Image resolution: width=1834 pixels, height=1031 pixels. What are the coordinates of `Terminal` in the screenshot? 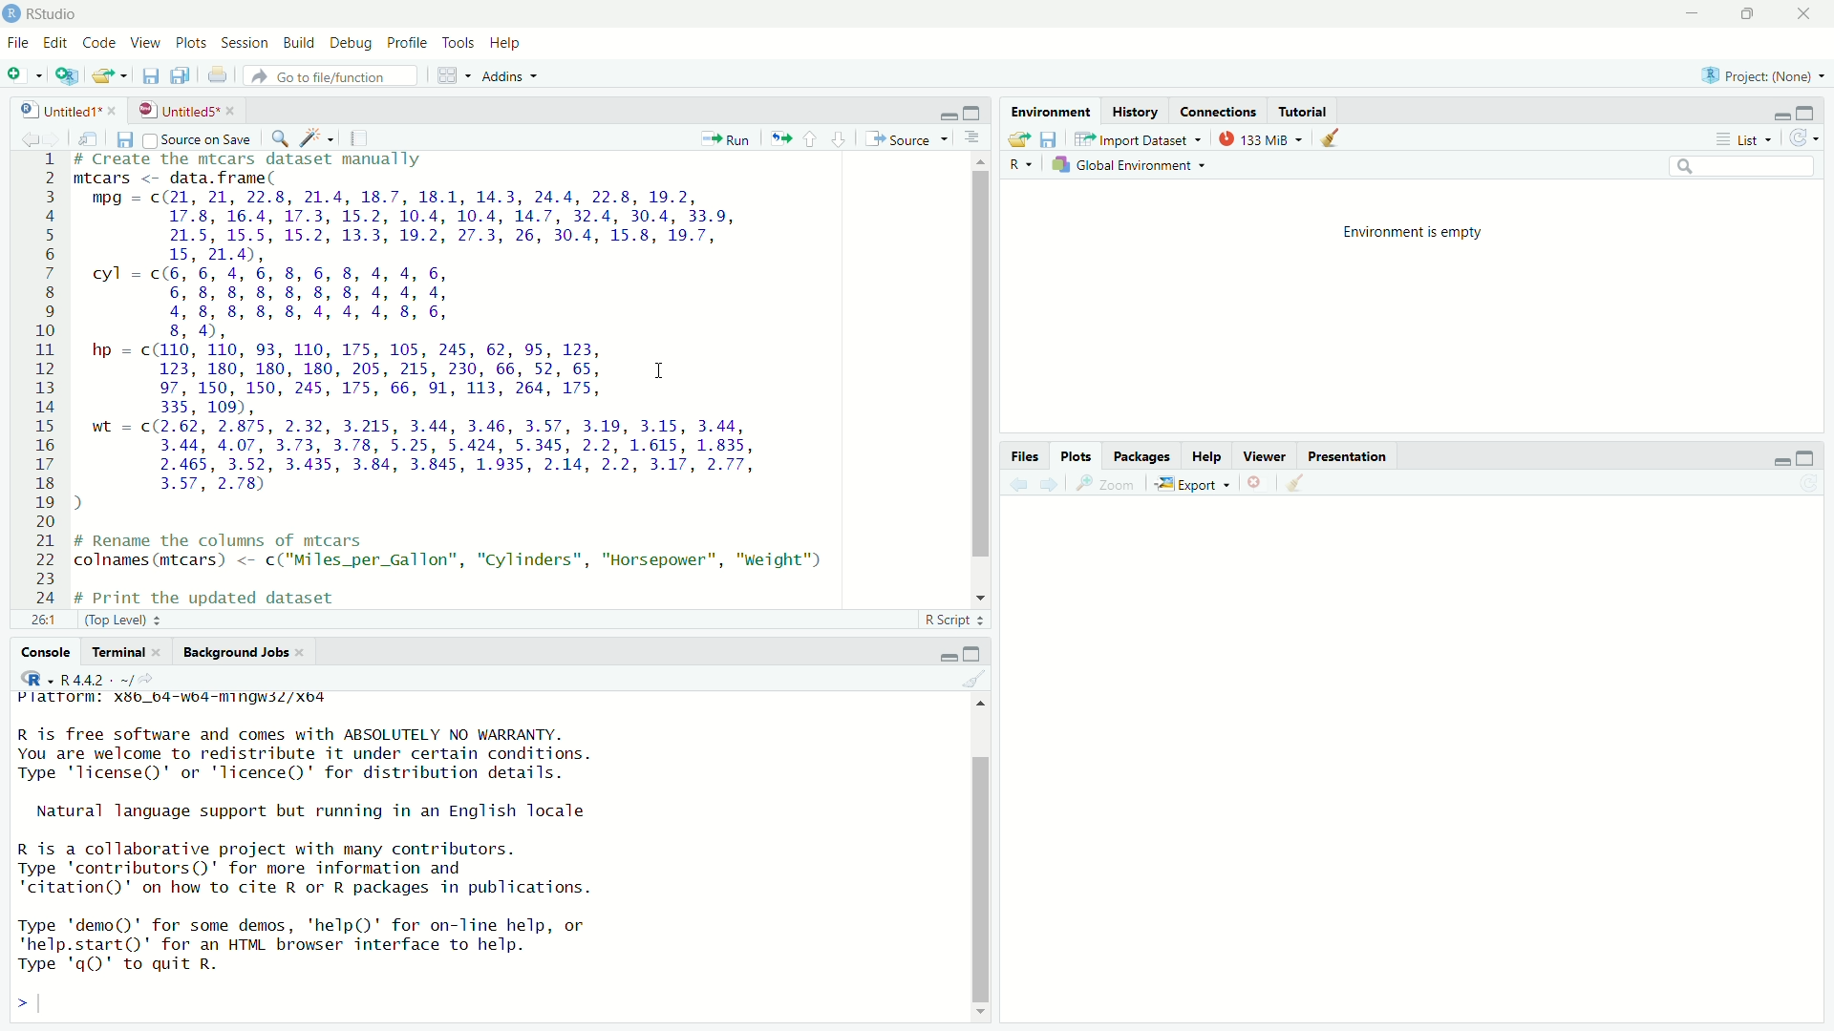 It's located at (119, 651).